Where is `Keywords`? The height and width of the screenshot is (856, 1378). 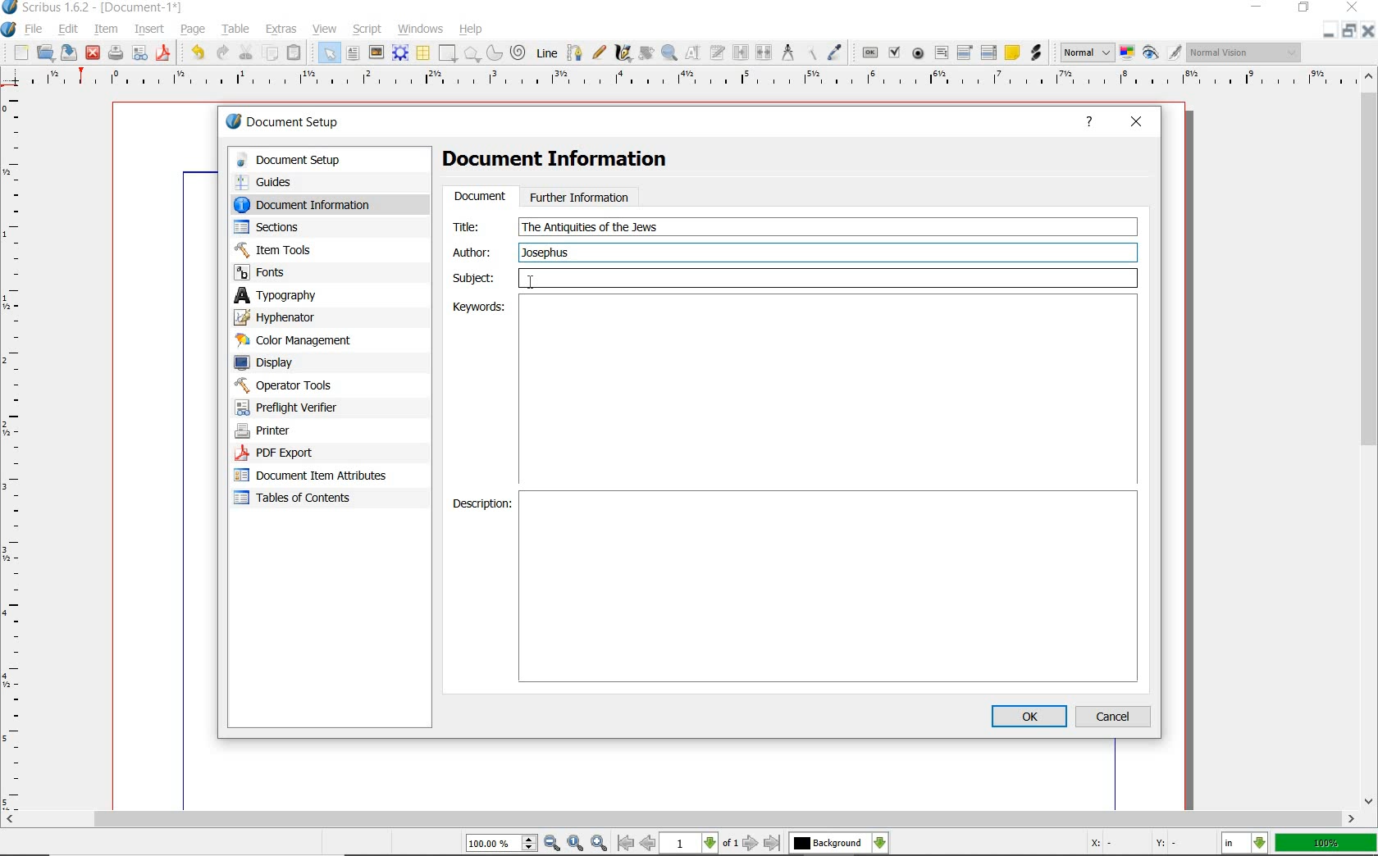
Keywords is located at coordinates (476, 307).